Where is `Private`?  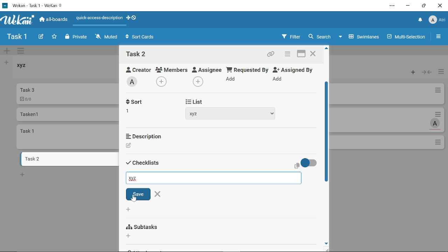 Private is located at coordinates (76, 37).